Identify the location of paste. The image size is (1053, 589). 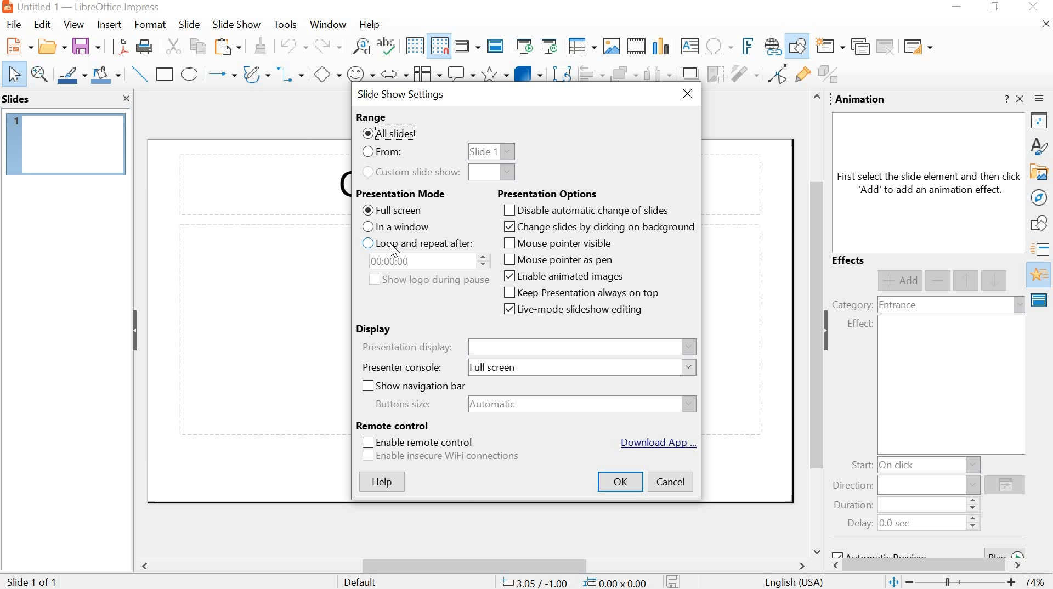
(227, 48).